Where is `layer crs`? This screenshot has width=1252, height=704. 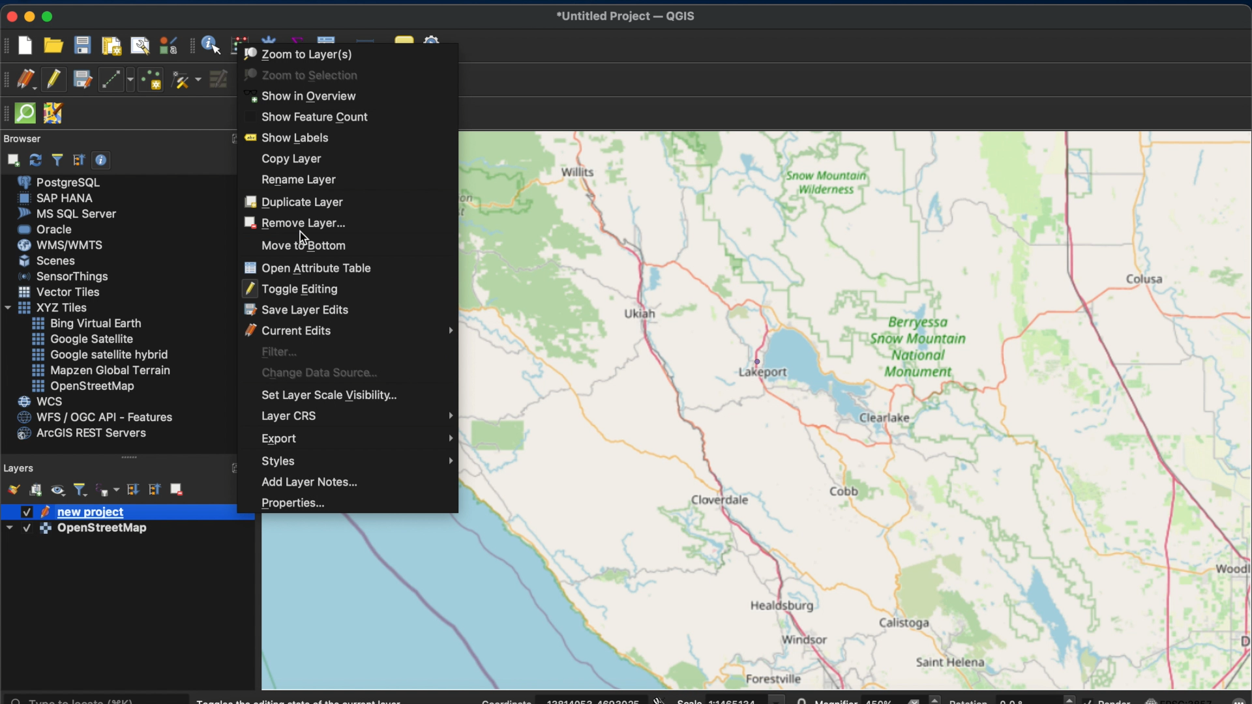 layer crs is located at coordinates (360, 414).